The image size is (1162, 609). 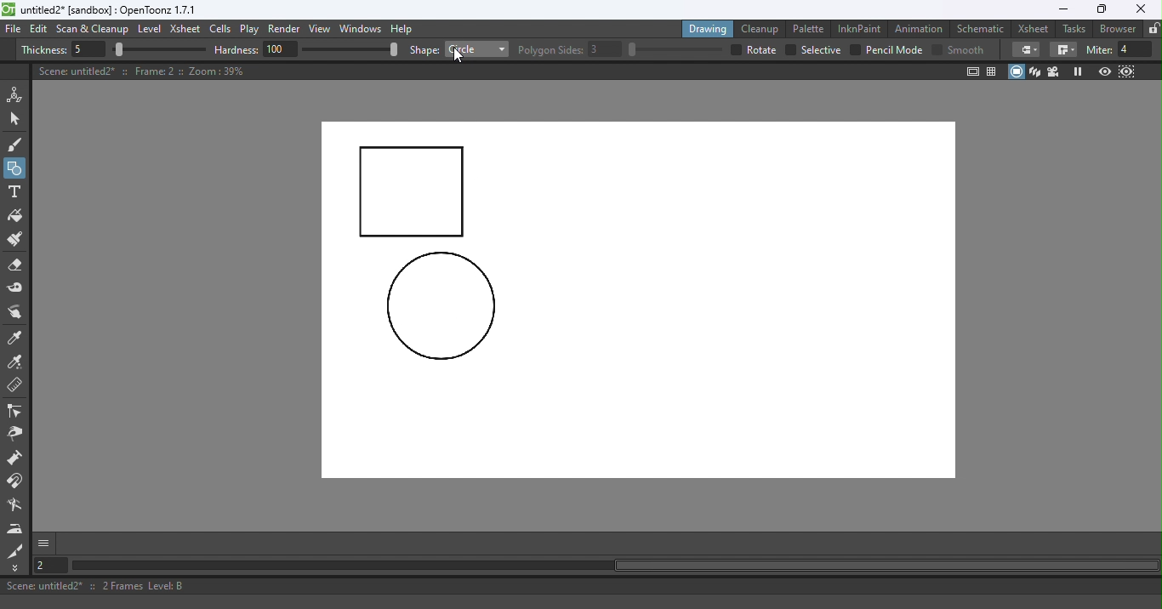 I want to click on slider, so click(x=675, y=49).